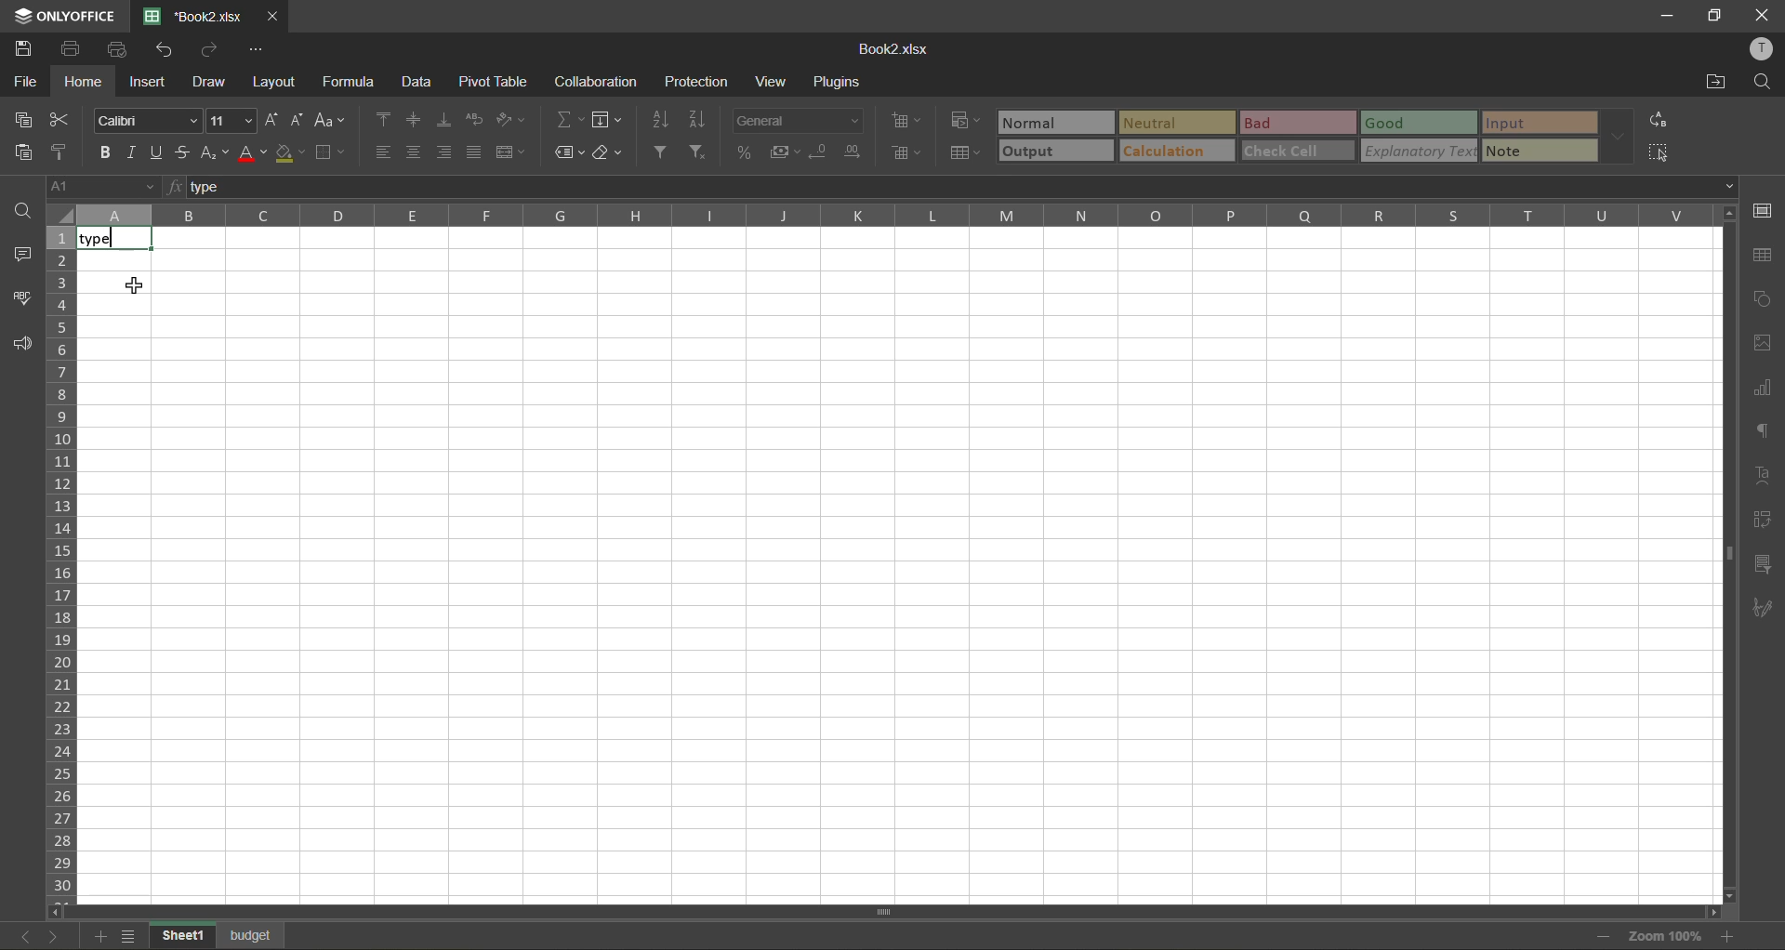  Describe the element at coordinates (966, 119) in the screenshot. I see `conditional formatting ` at that location.